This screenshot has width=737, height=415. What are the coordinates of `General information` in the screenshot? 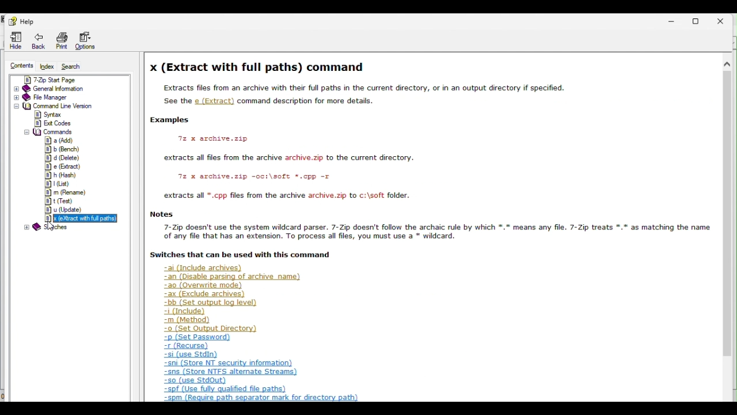 It's located at (56, 89).